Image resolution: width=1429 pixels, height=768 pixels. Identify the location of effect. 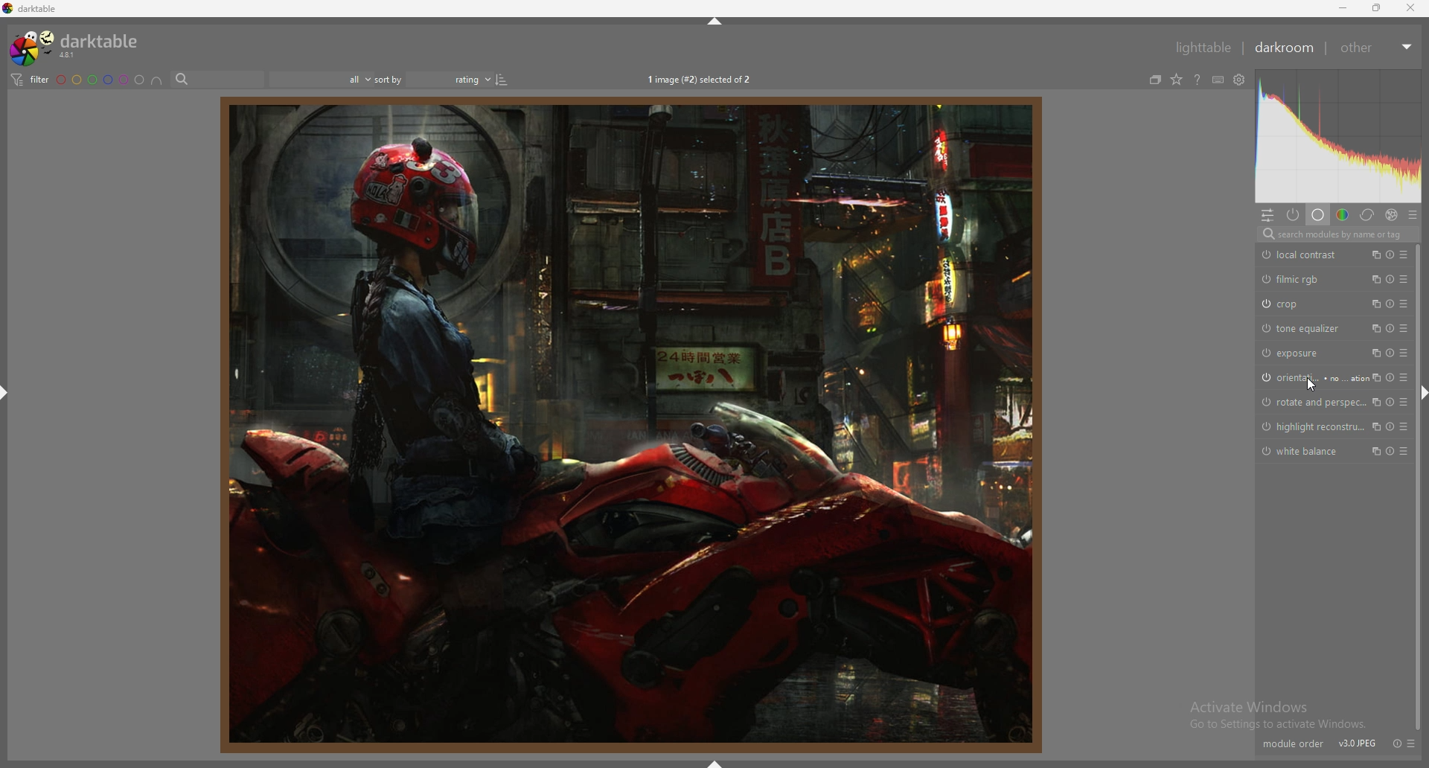
(1392, 214).